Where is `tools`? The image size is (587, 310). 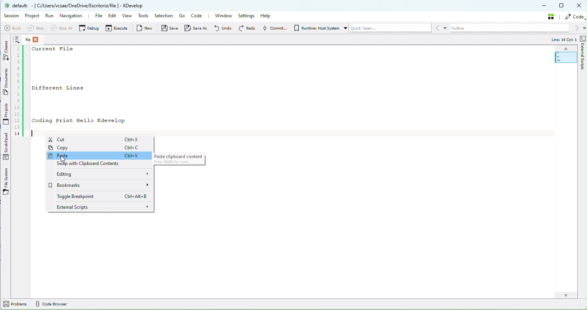
tools is located at coordinates (144, 16).